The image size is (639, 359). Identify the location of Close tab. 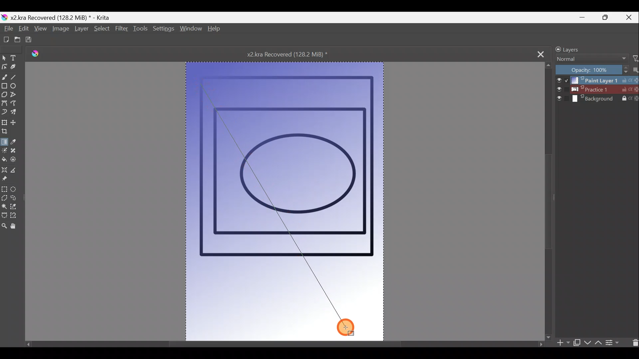
(541, 54).